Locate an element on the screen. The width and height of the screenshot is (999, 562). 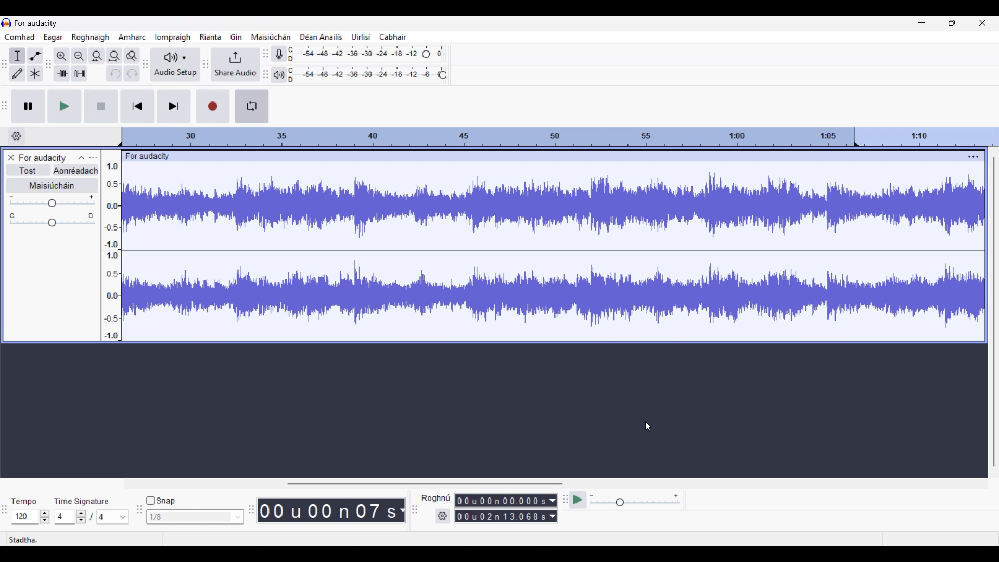
stopped is located at coordinates (27, 538).